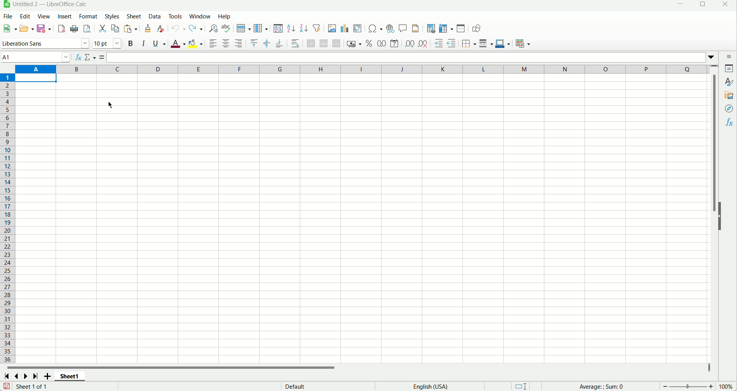 This screenshot has height=391, width=737. I want to click on Insert, so click(64, 16).